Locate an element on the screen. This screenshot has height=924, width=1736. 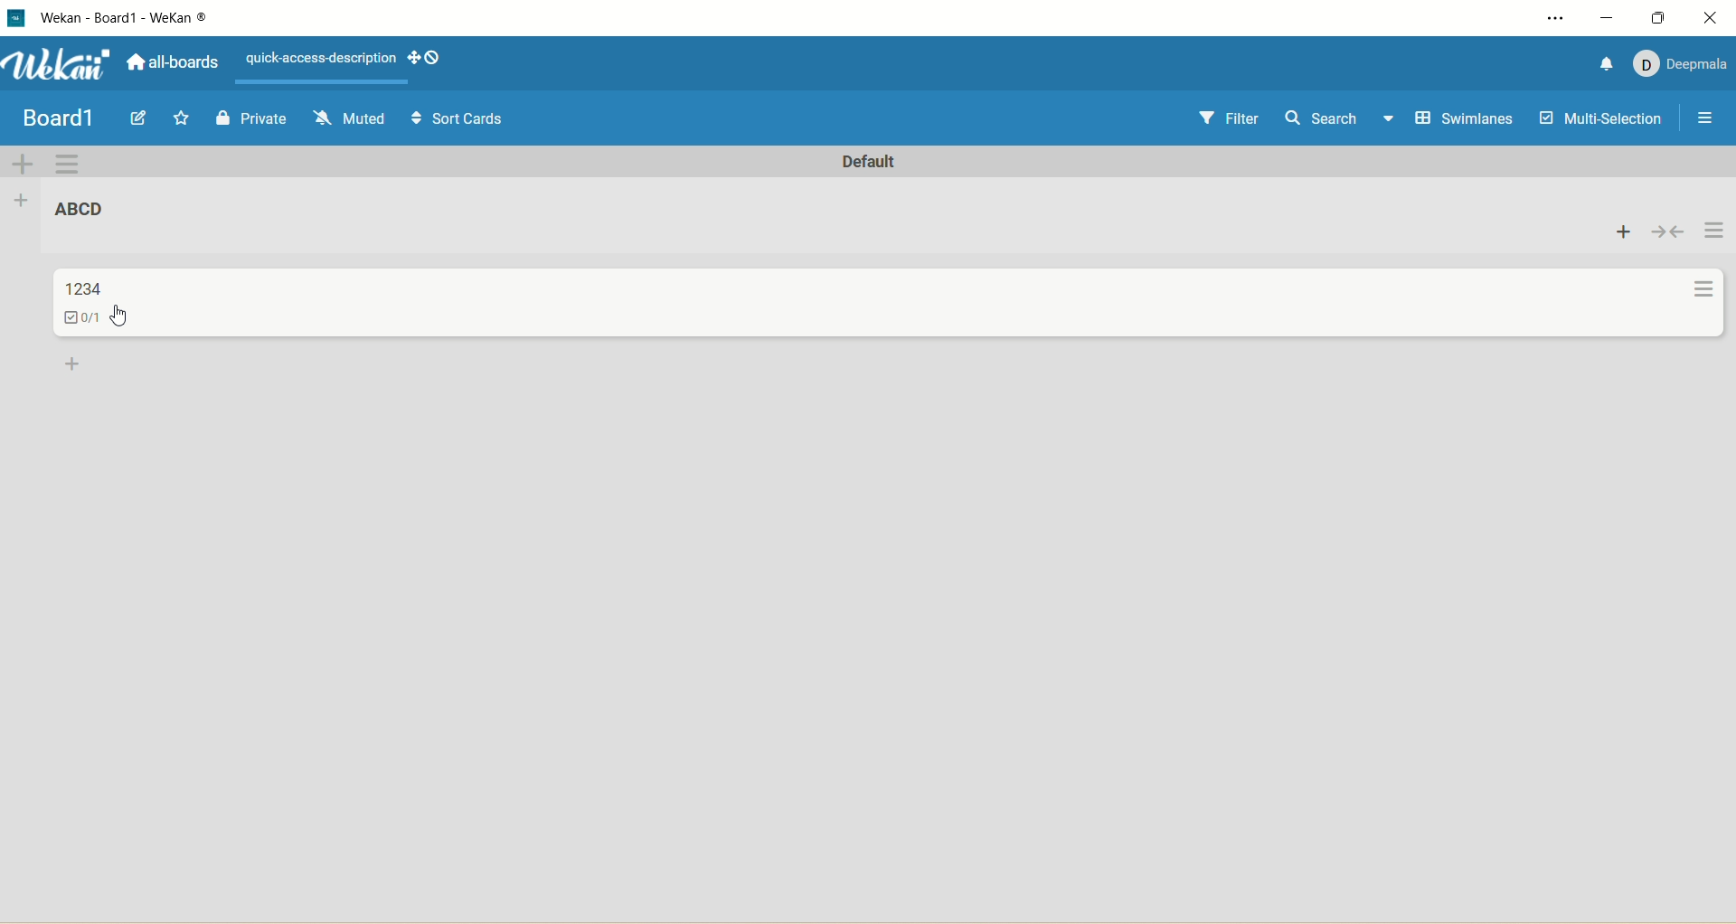
open/close sidebar is located at coordinates (1708, 126).